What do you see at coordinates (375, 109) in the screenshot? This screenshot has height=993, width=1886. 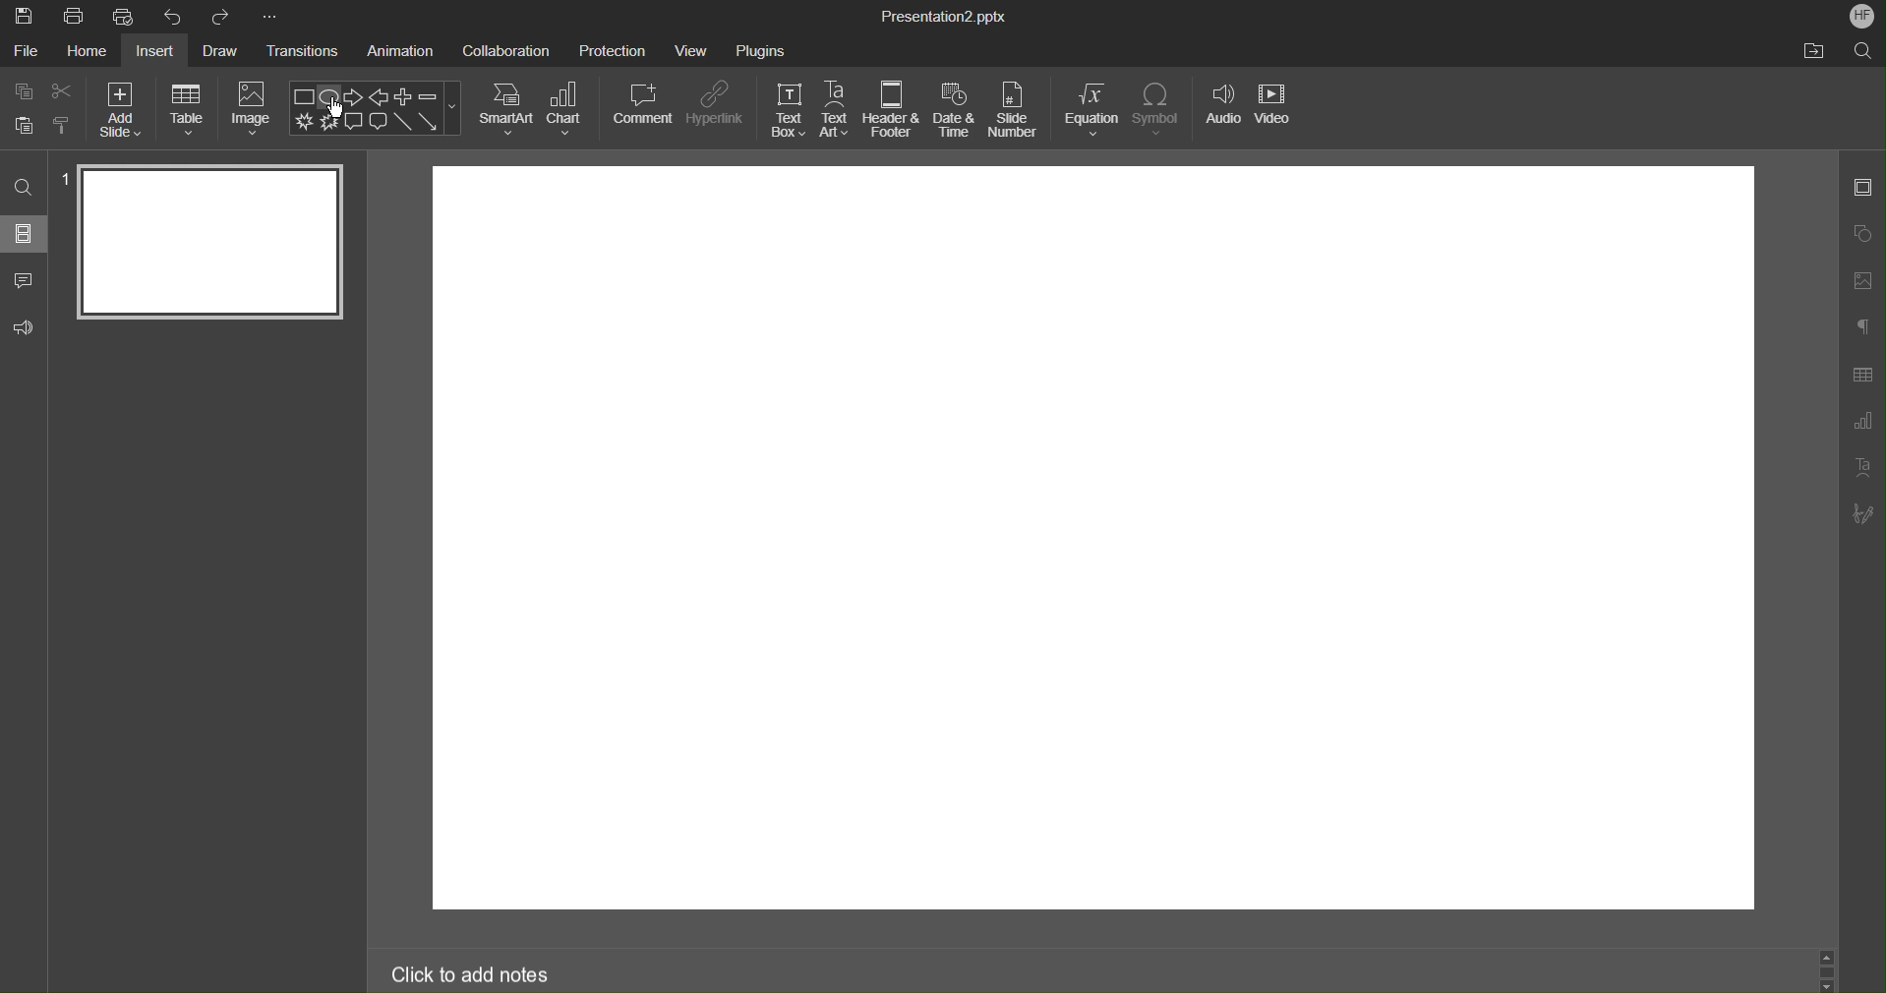 I see `Shape Menu` at bounding box center [375, 109].